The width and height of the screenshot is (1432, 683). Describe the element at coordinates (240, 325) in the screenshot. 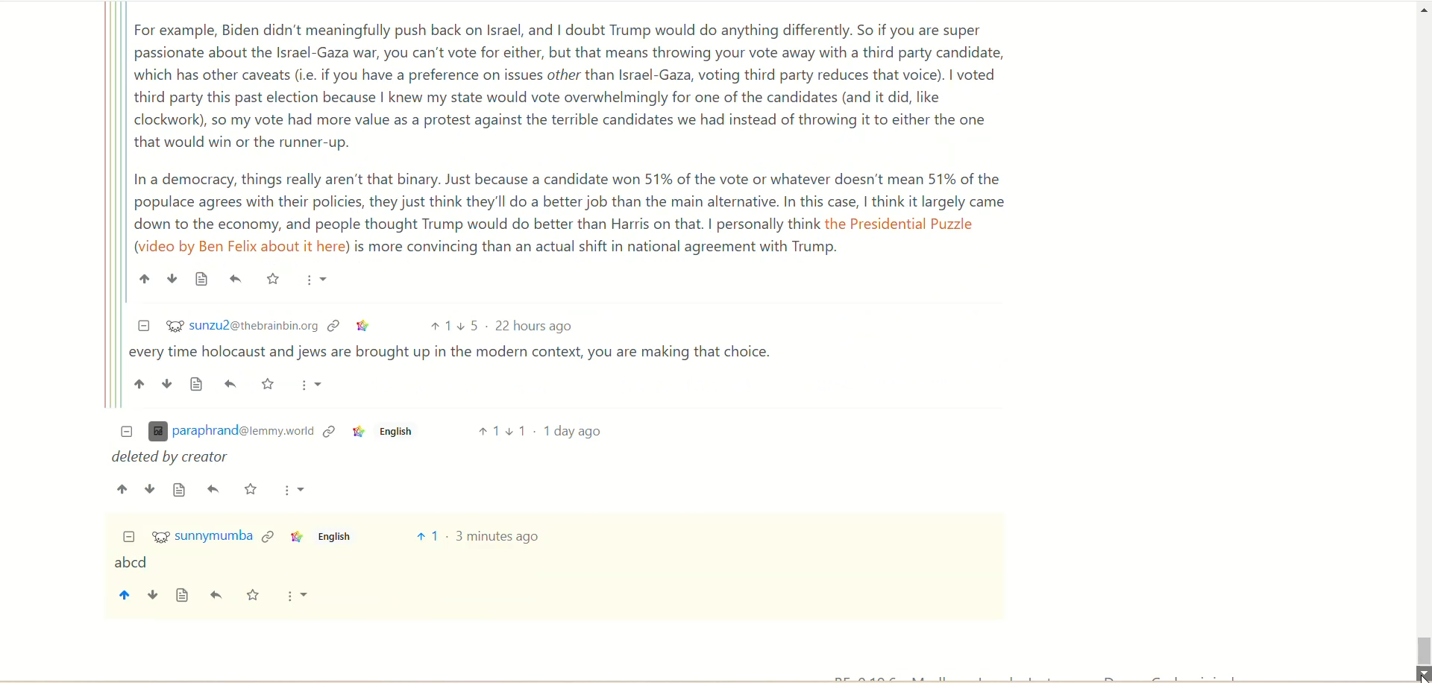

I see `$2 sunzu2@thebrainbin.org` at that location.